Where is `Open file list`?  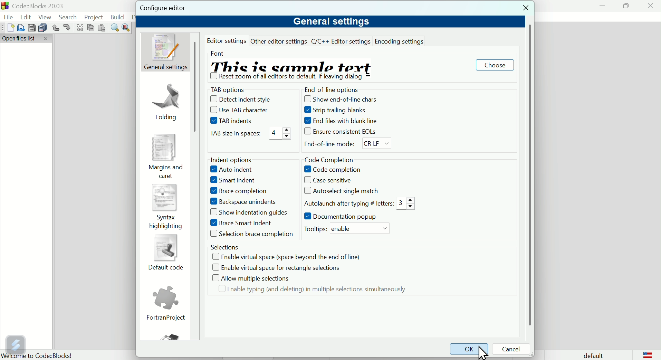
Open file list is located at coordinates (27, 39).